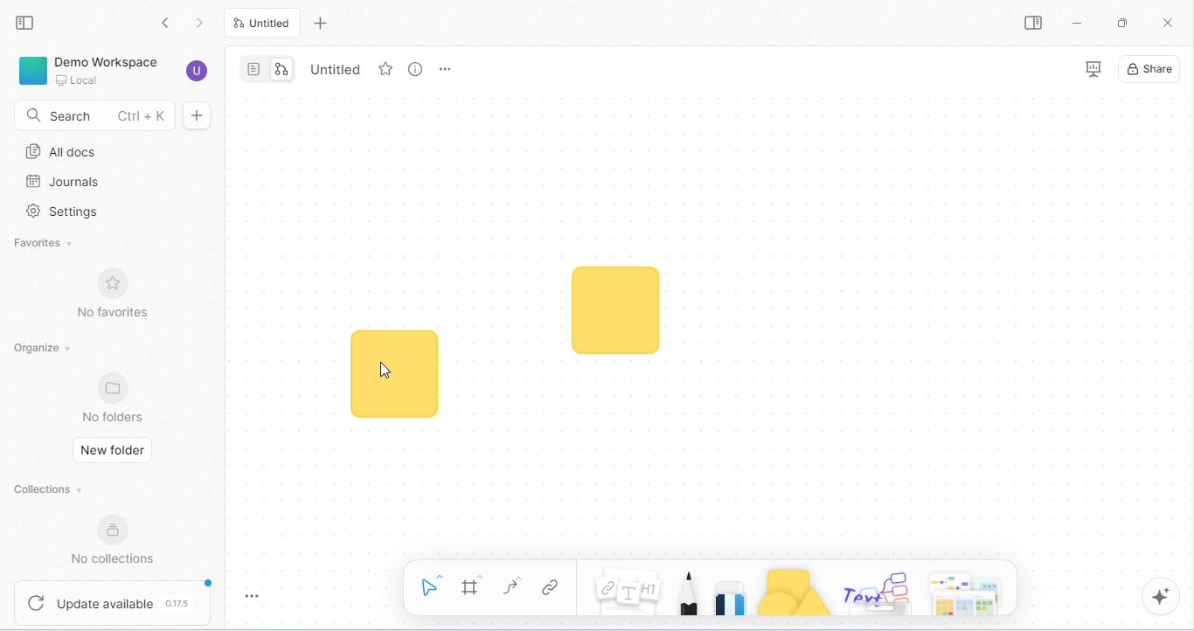 This screenshot has height=631, width=1194. Describe the element at coordinates (25, 23) in the screenshot. I see `collapse` at that location.